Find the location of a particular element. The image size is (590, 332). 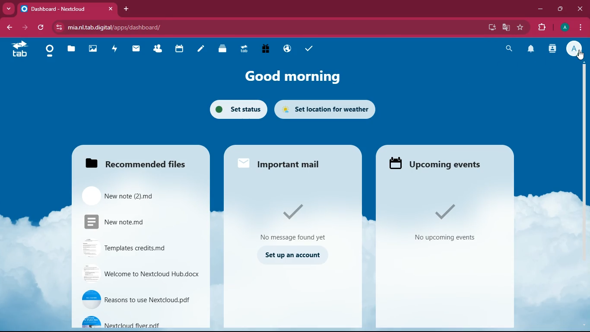

set up an account is located at coordinates (294, 255).